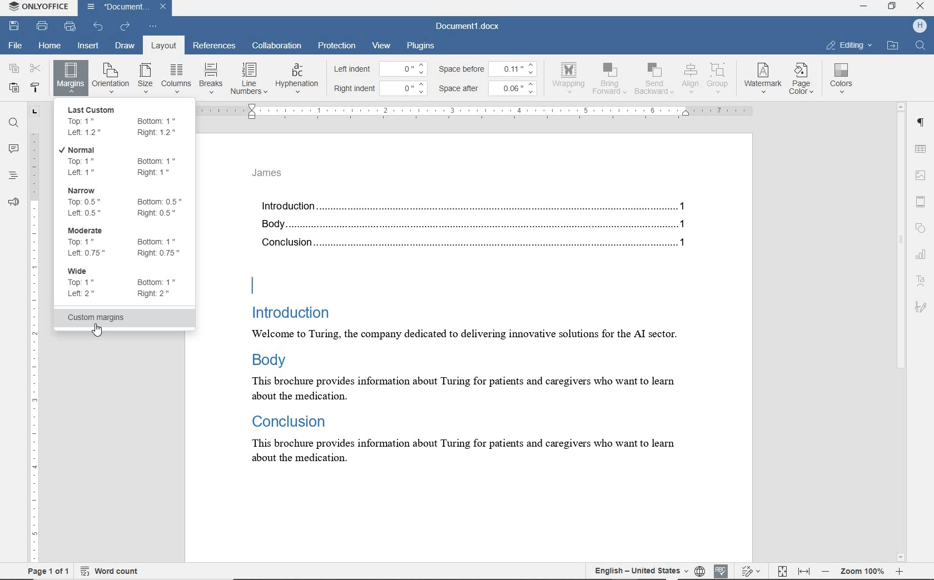  Describe the element at coordinates (478, 340) in the screenshot. I see `text` at that location.